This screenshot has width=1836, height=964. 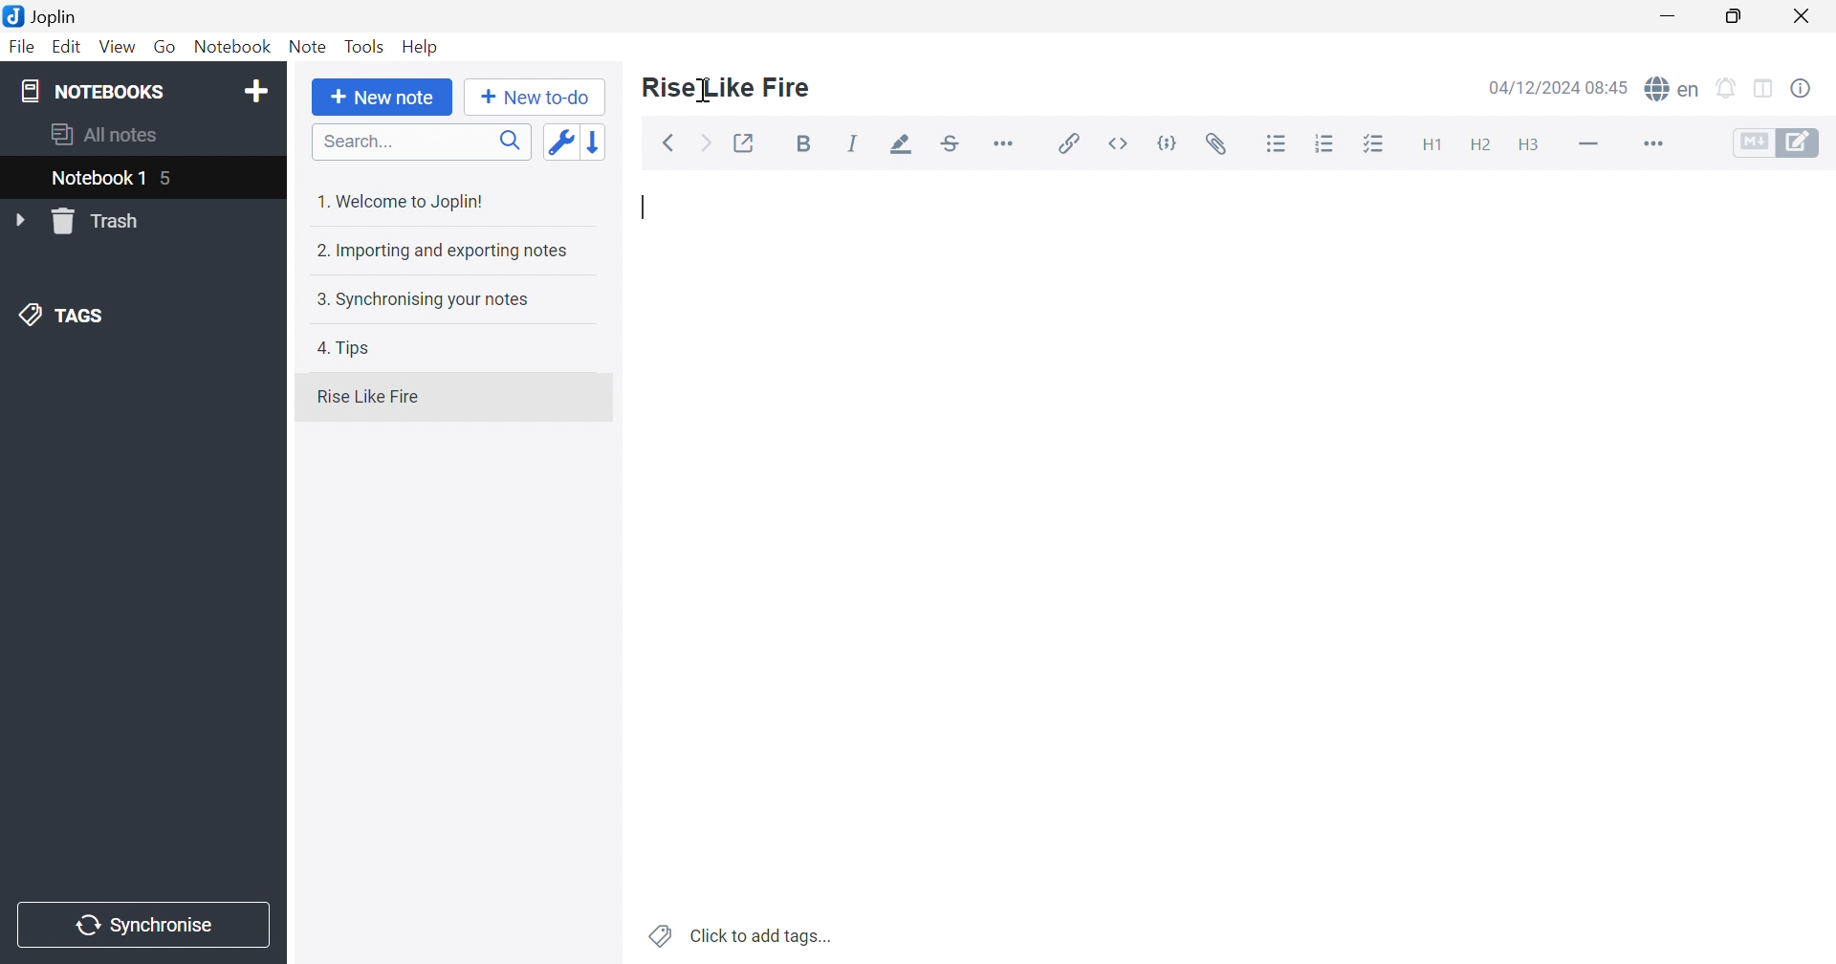 I want to click on 5, so click(x=170, y=181).